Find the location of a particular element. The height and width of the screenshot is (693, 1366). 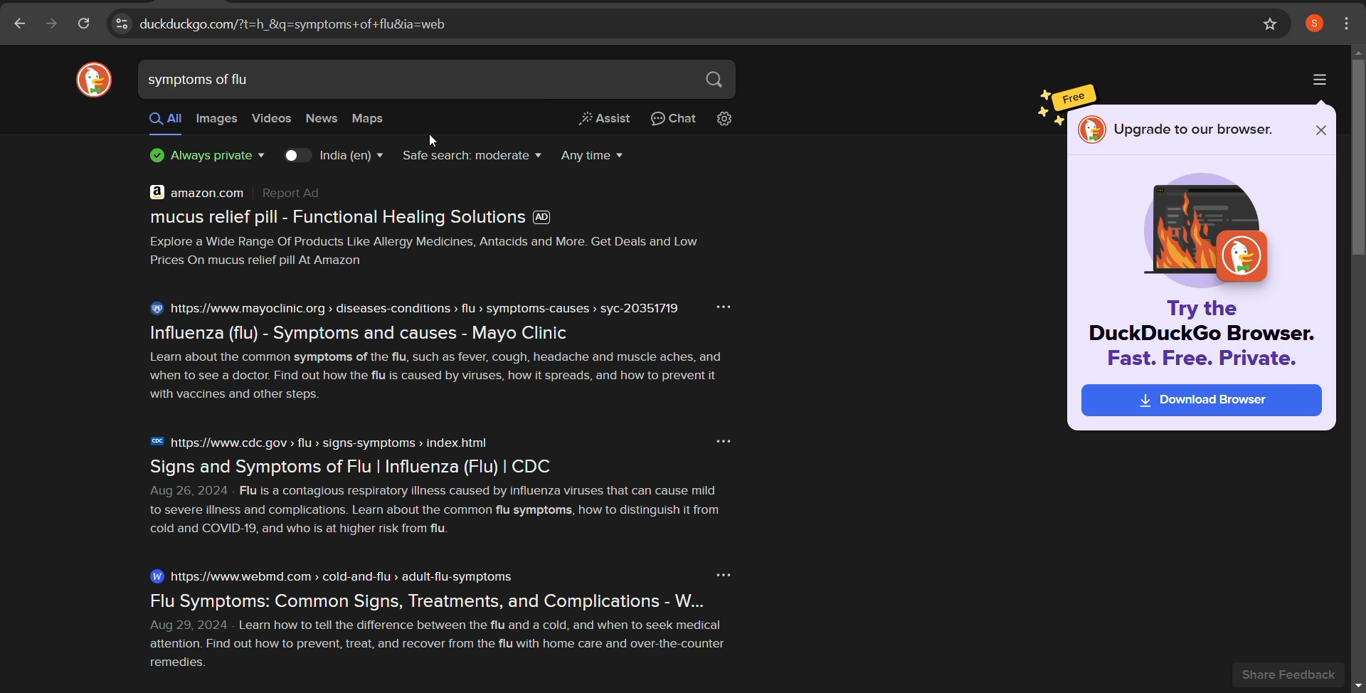

Aug 26, 2024 - Flu is a contagious respiratory illness caused by influenza viruses that can cause mild
to severe illness and complications. Learn about the common flu symptoms, how to distinguish it from
cold and COVID-19, and who is at higher risk from flu. is located at coordinates (444, 513).